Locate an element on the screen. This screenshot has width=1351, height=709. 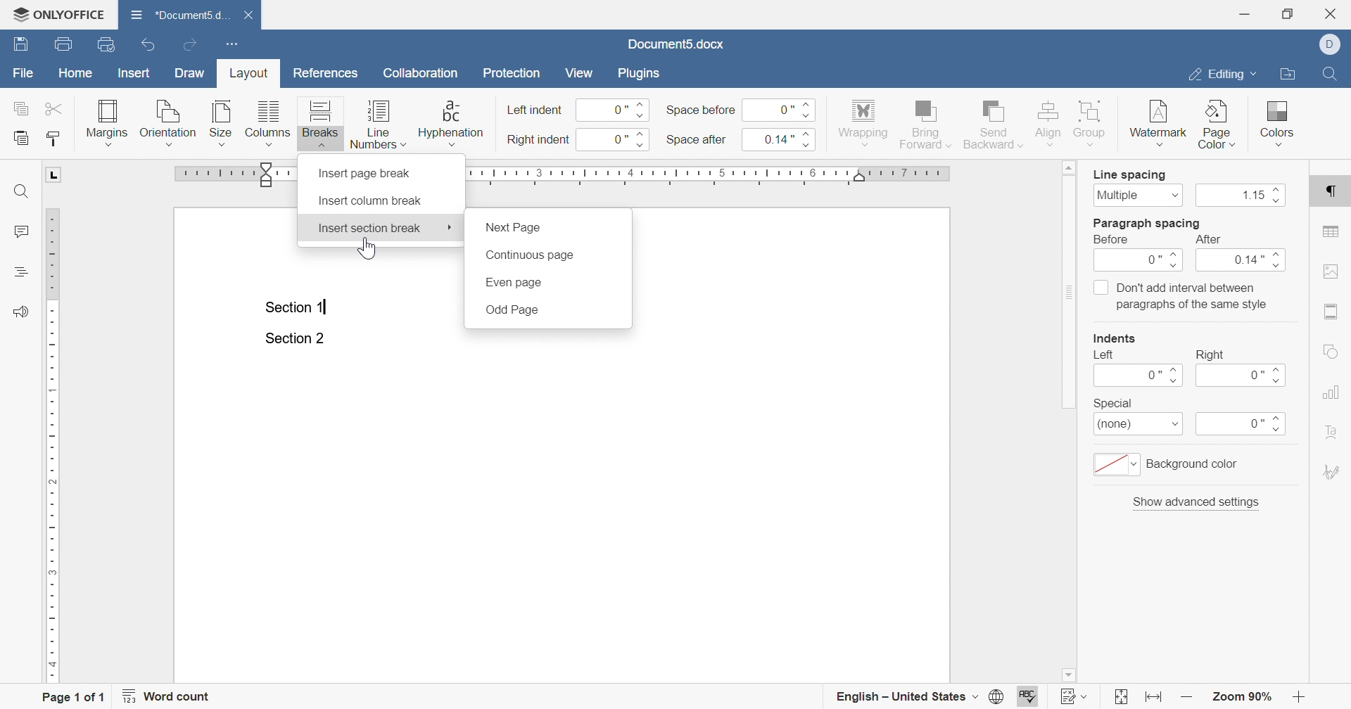
plugins is located at coordinates (638, 73).